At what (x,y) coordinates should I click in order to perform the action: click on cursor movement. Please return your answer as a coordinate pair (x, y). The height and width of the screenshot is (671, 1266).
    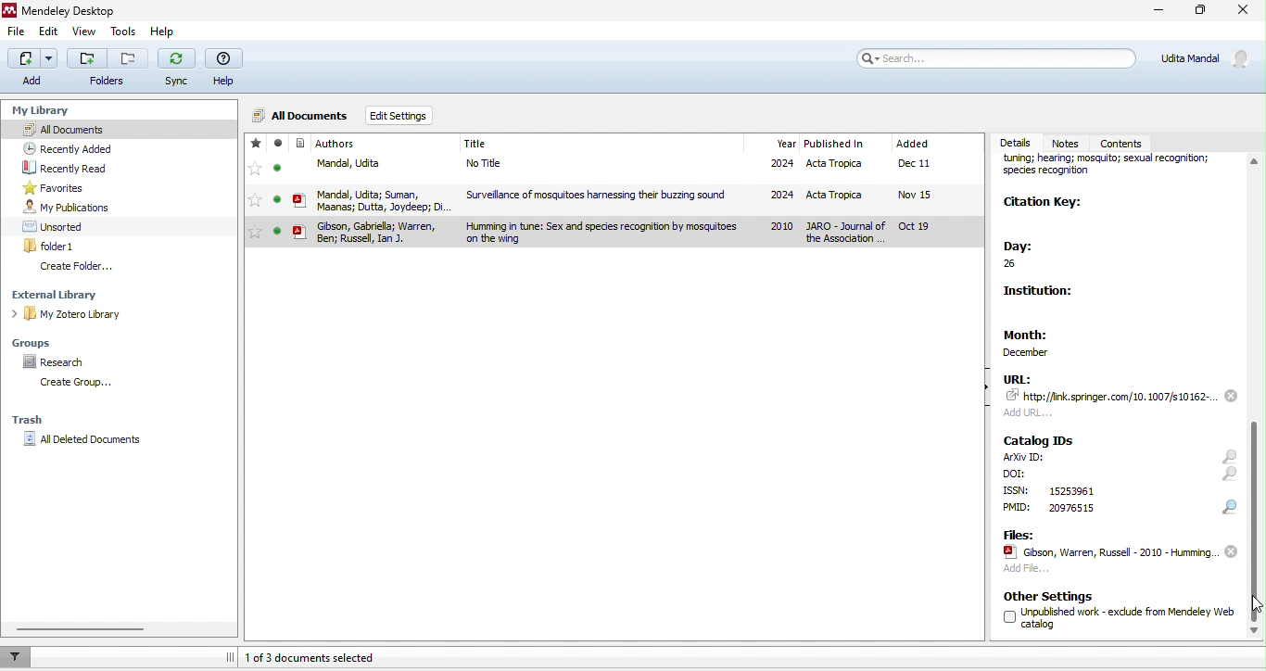
    Looking at the image, I should click on (1256, 604).